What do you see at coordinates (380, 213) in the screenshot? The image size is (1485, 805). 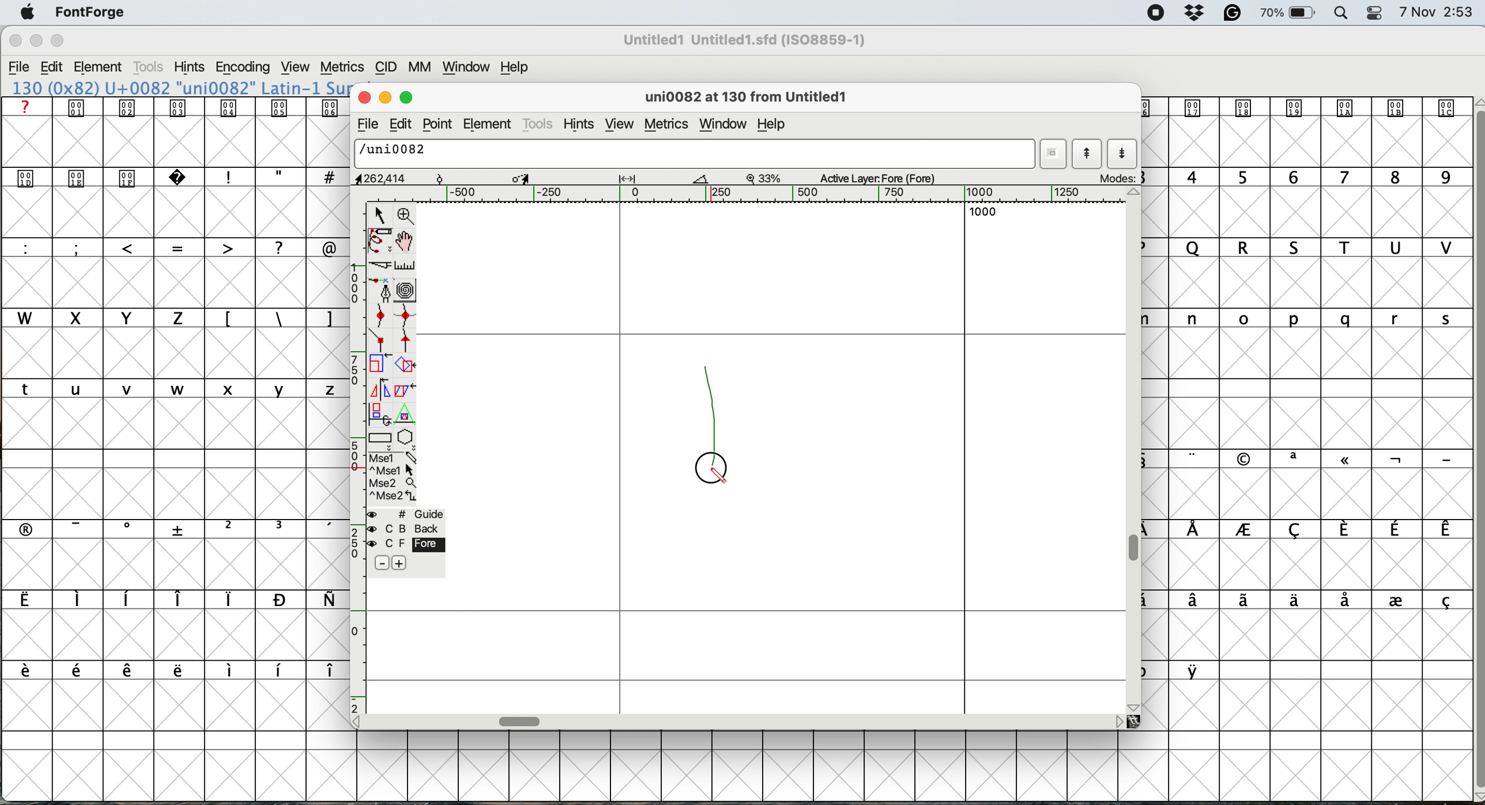 I see `select` at bounding box center [380, 213].